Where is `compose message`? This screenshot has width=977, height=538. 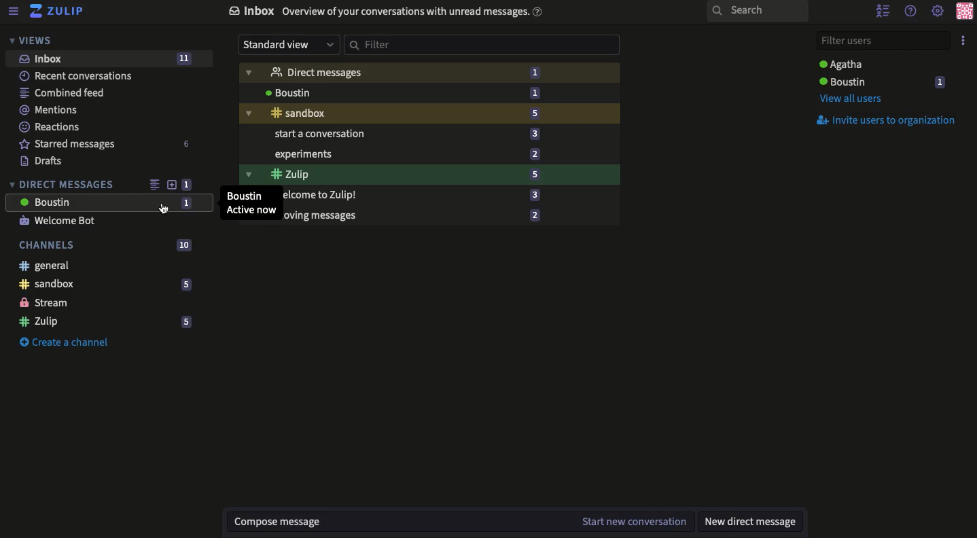
compose message is located at coordinates (402, 520).